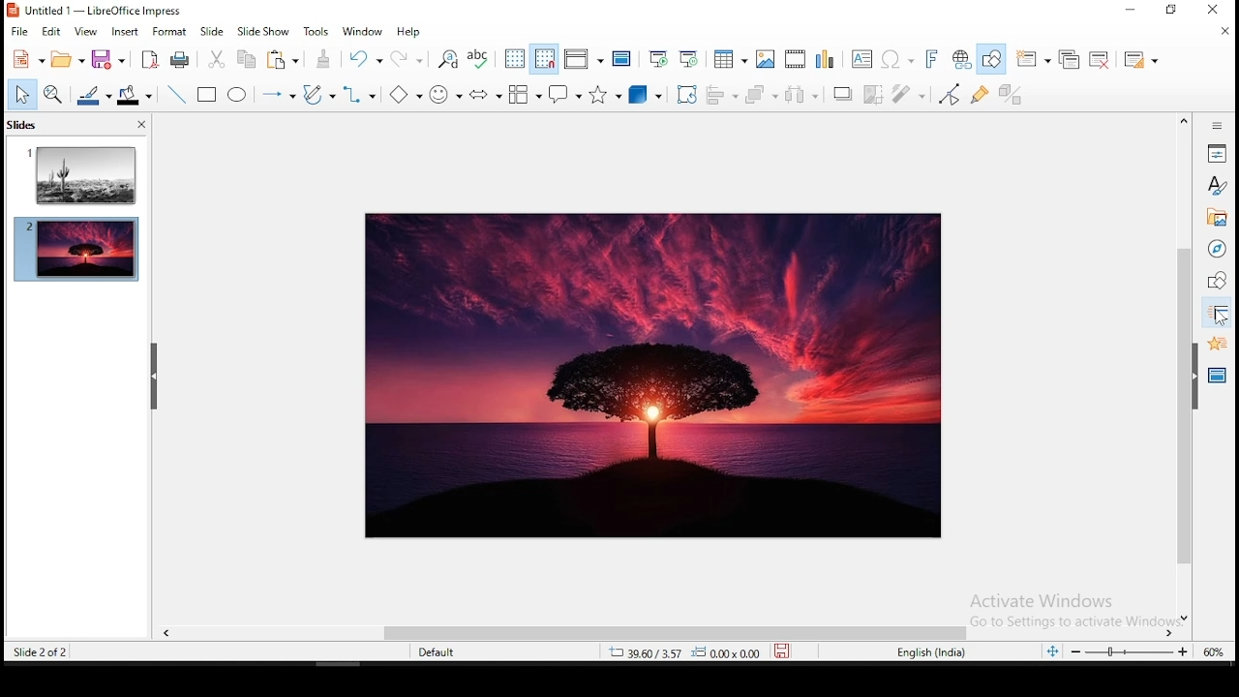 The width and height of the screenshot is (1239, 697). What do you see at coordinates (514, 61) in the screenshot?
I see `show grid` at bounding box center [514, 61].